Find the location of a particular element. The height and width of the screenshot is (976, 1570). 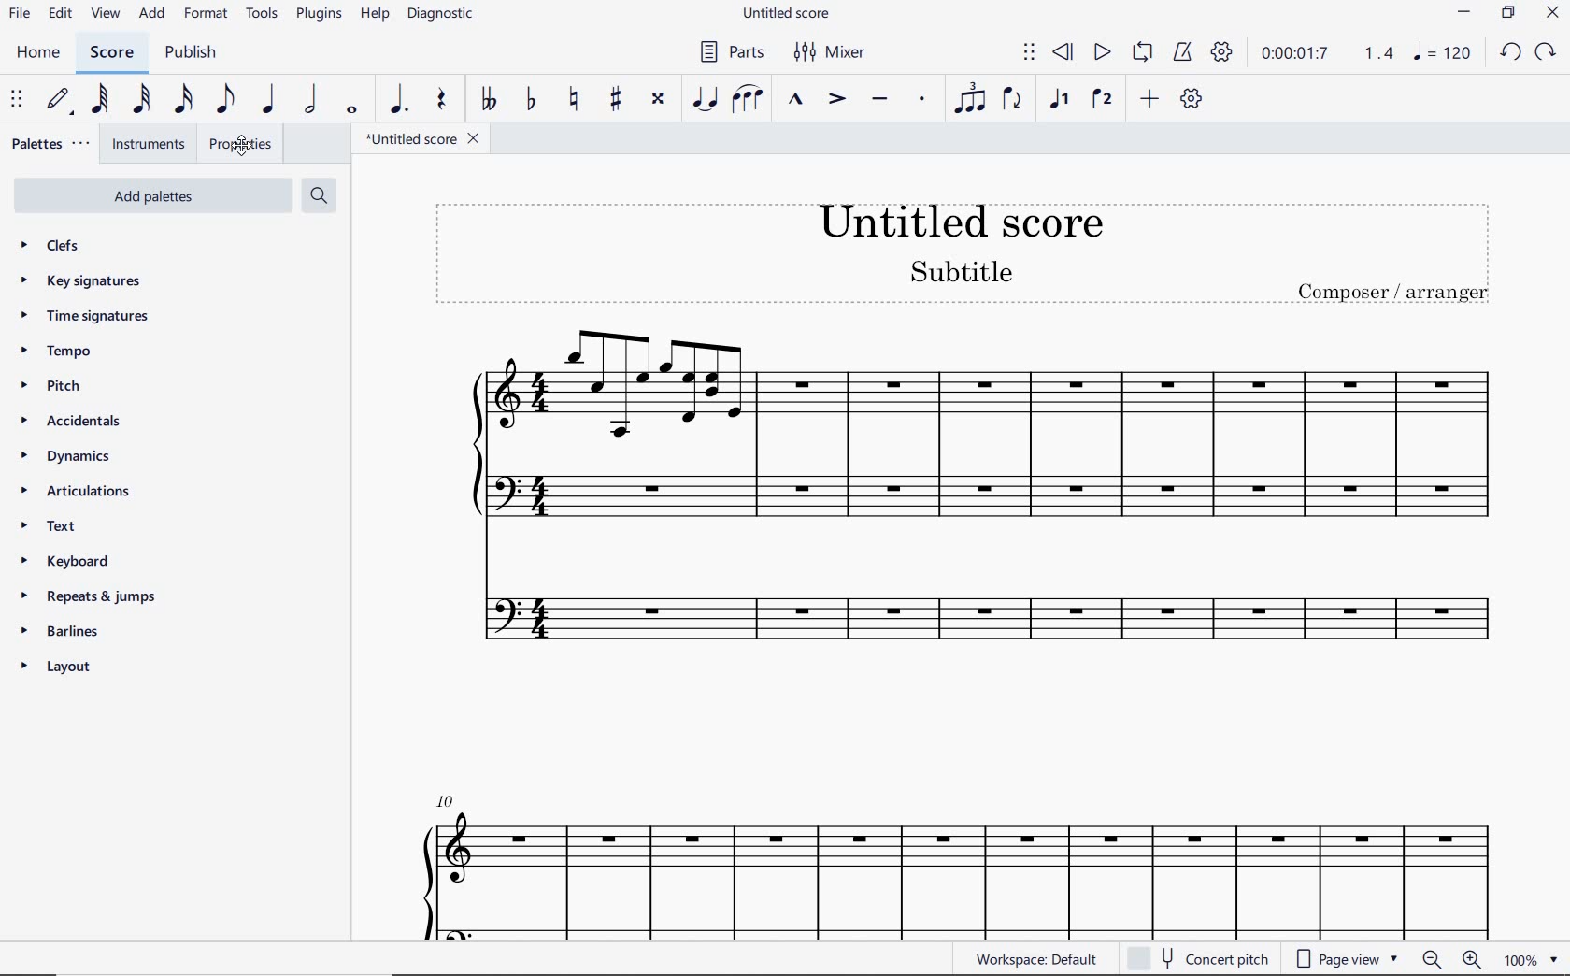

TOGGLE DOUBLE-SHARP is located at coordinates (658, 99).